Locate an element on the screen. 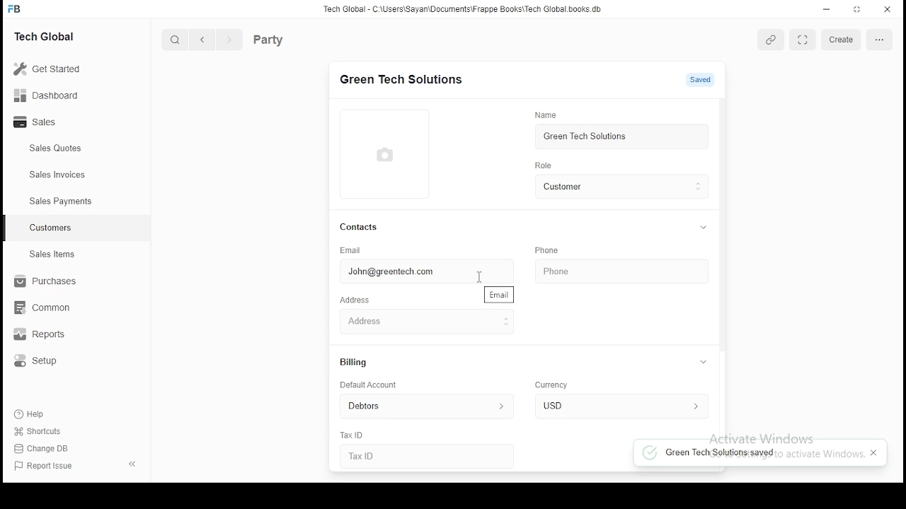 This screenshot has height=509, width=906. sales quotes is located at coordinates (57, 148).